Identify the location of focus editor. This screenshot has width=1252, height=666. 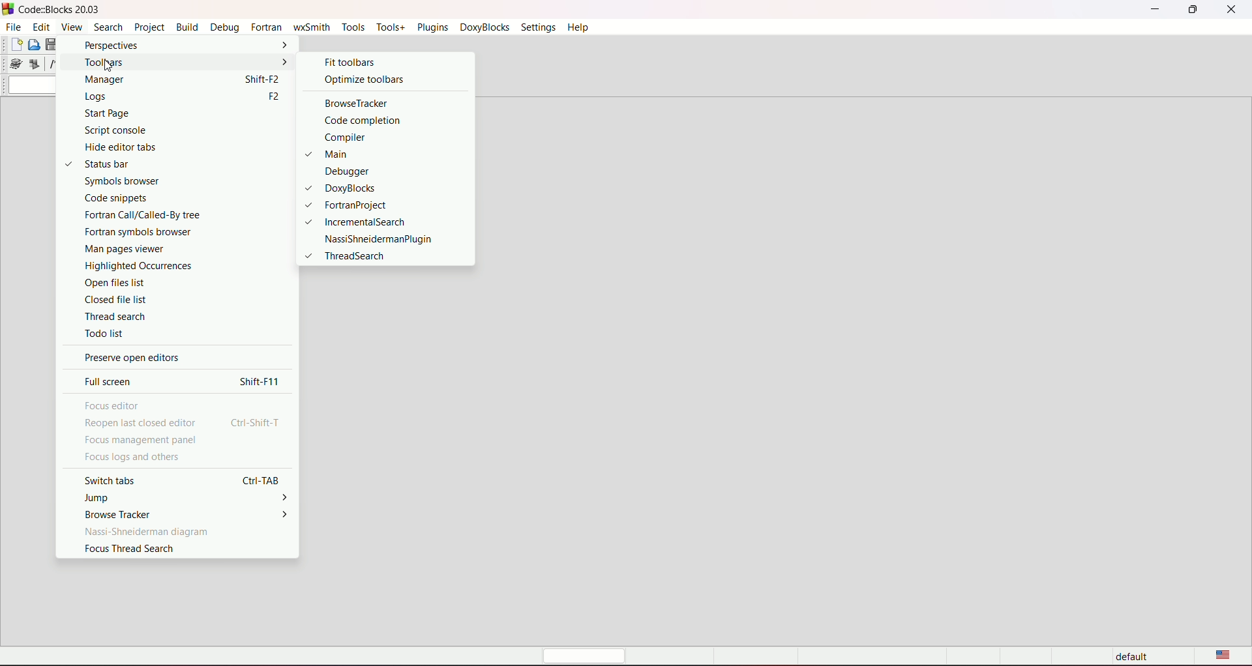
(112, 405).